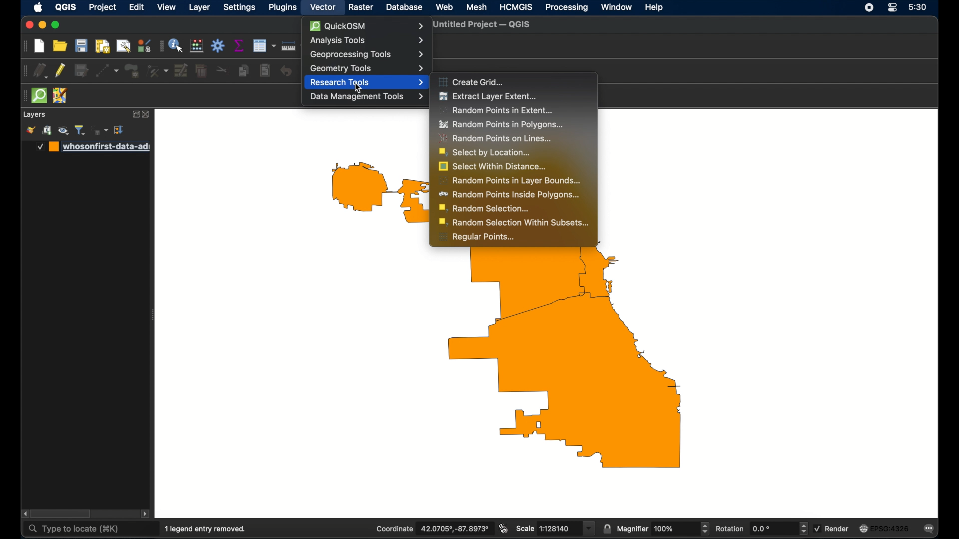 The width and height of the screenshot is (959, 539). I want to click on regular points, so click(477, 238).